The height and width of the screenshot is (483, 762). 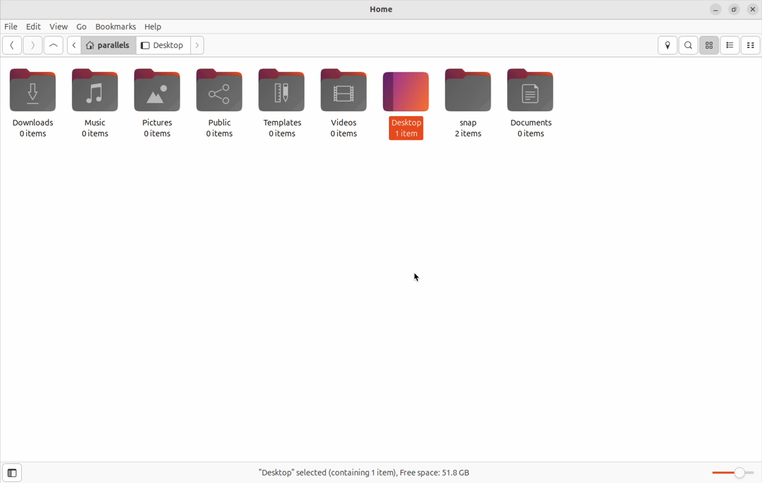 I want to click on "Desktop" selected (containing 1 item), Free space: 51.8GB, so click(x=363, y=471).